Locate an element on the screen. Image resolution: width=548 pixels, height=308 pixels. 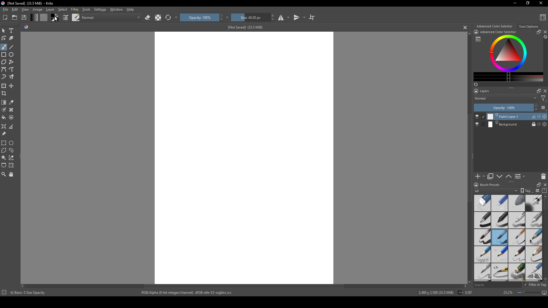
icon is located at coordinates (460, 293).